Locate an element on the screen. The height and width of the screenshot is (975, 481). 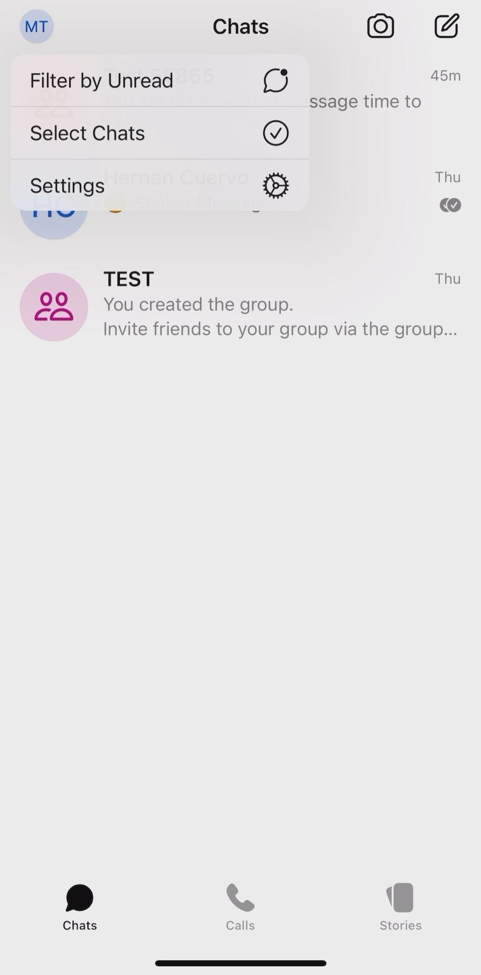
pull down  is located at coordinates (242, 957).